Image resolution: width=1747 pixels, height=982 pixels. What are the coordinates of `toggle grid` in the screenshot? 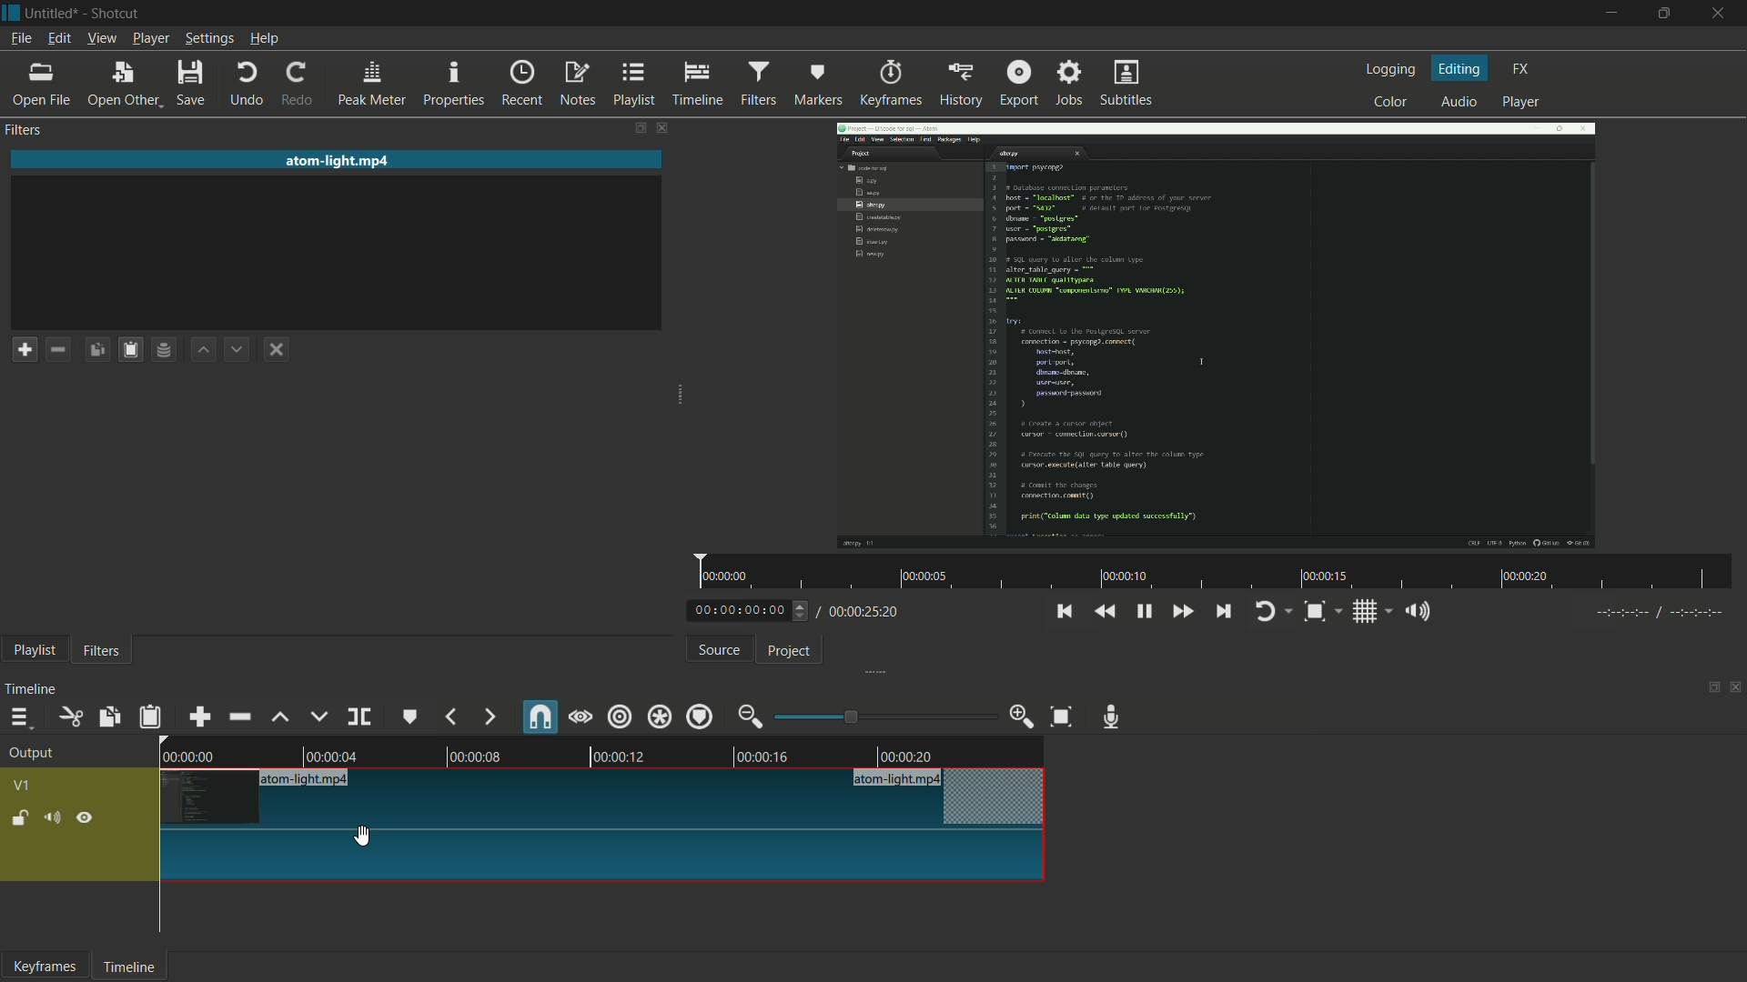 It's located at (1367, 612).